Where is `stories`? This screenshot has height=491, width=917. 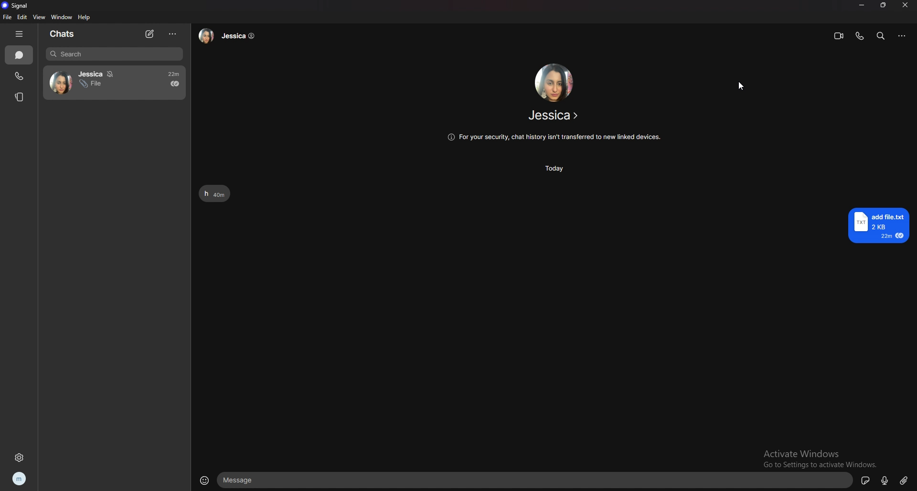 stories is located at coordinates (20, 98).